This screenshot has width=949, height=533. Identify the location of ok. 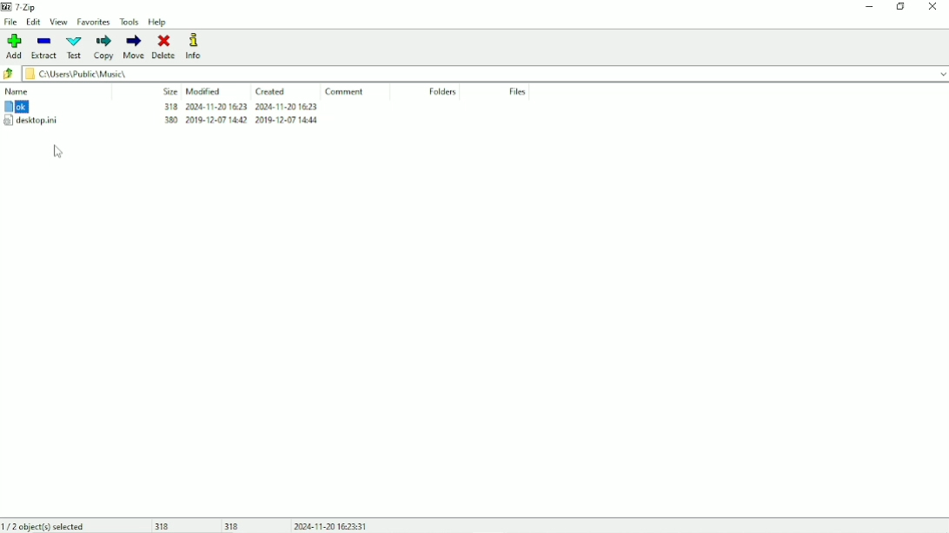
(17, 106).